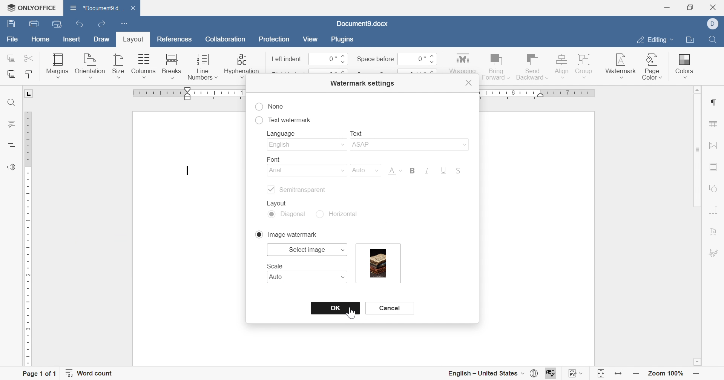 The image size is (724, 380). I want to click on strikethrough, so click(459, 172).